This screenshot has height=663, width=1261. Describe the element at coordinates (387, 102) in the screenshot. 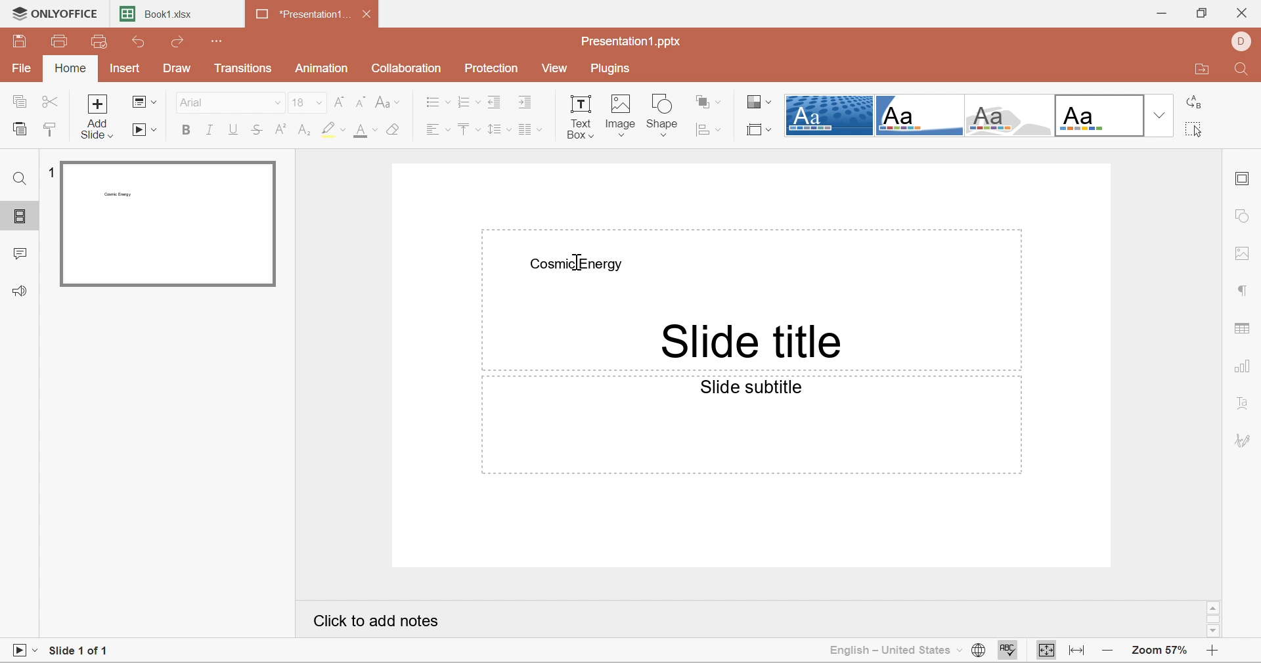

I see `Change Case` at that location.